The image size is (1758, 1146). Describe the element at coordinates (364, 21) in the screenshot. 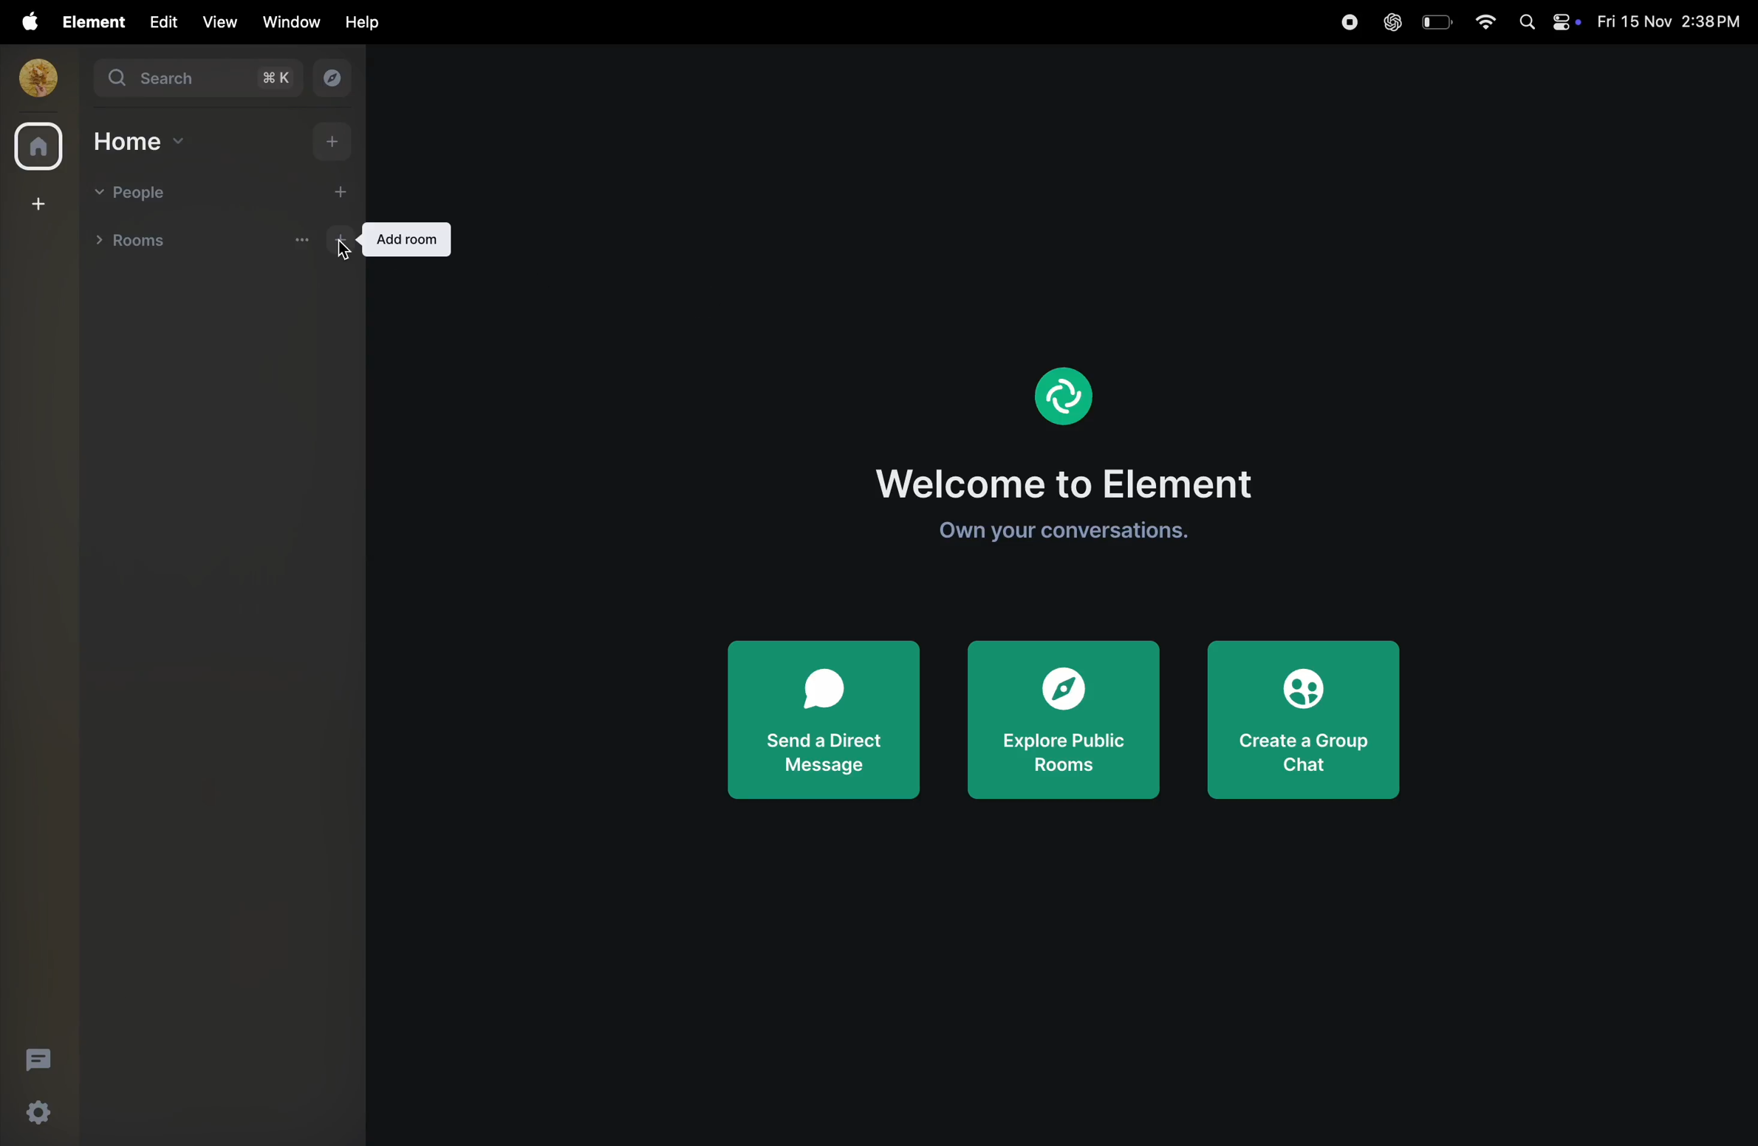

I see `help` at that location.